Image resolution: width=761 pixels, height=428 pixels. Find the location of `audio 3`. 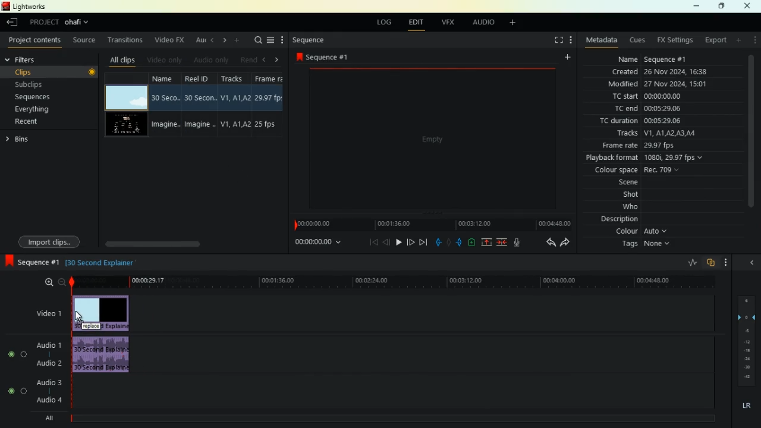

audio 3 is located at coordinates (48, 382).